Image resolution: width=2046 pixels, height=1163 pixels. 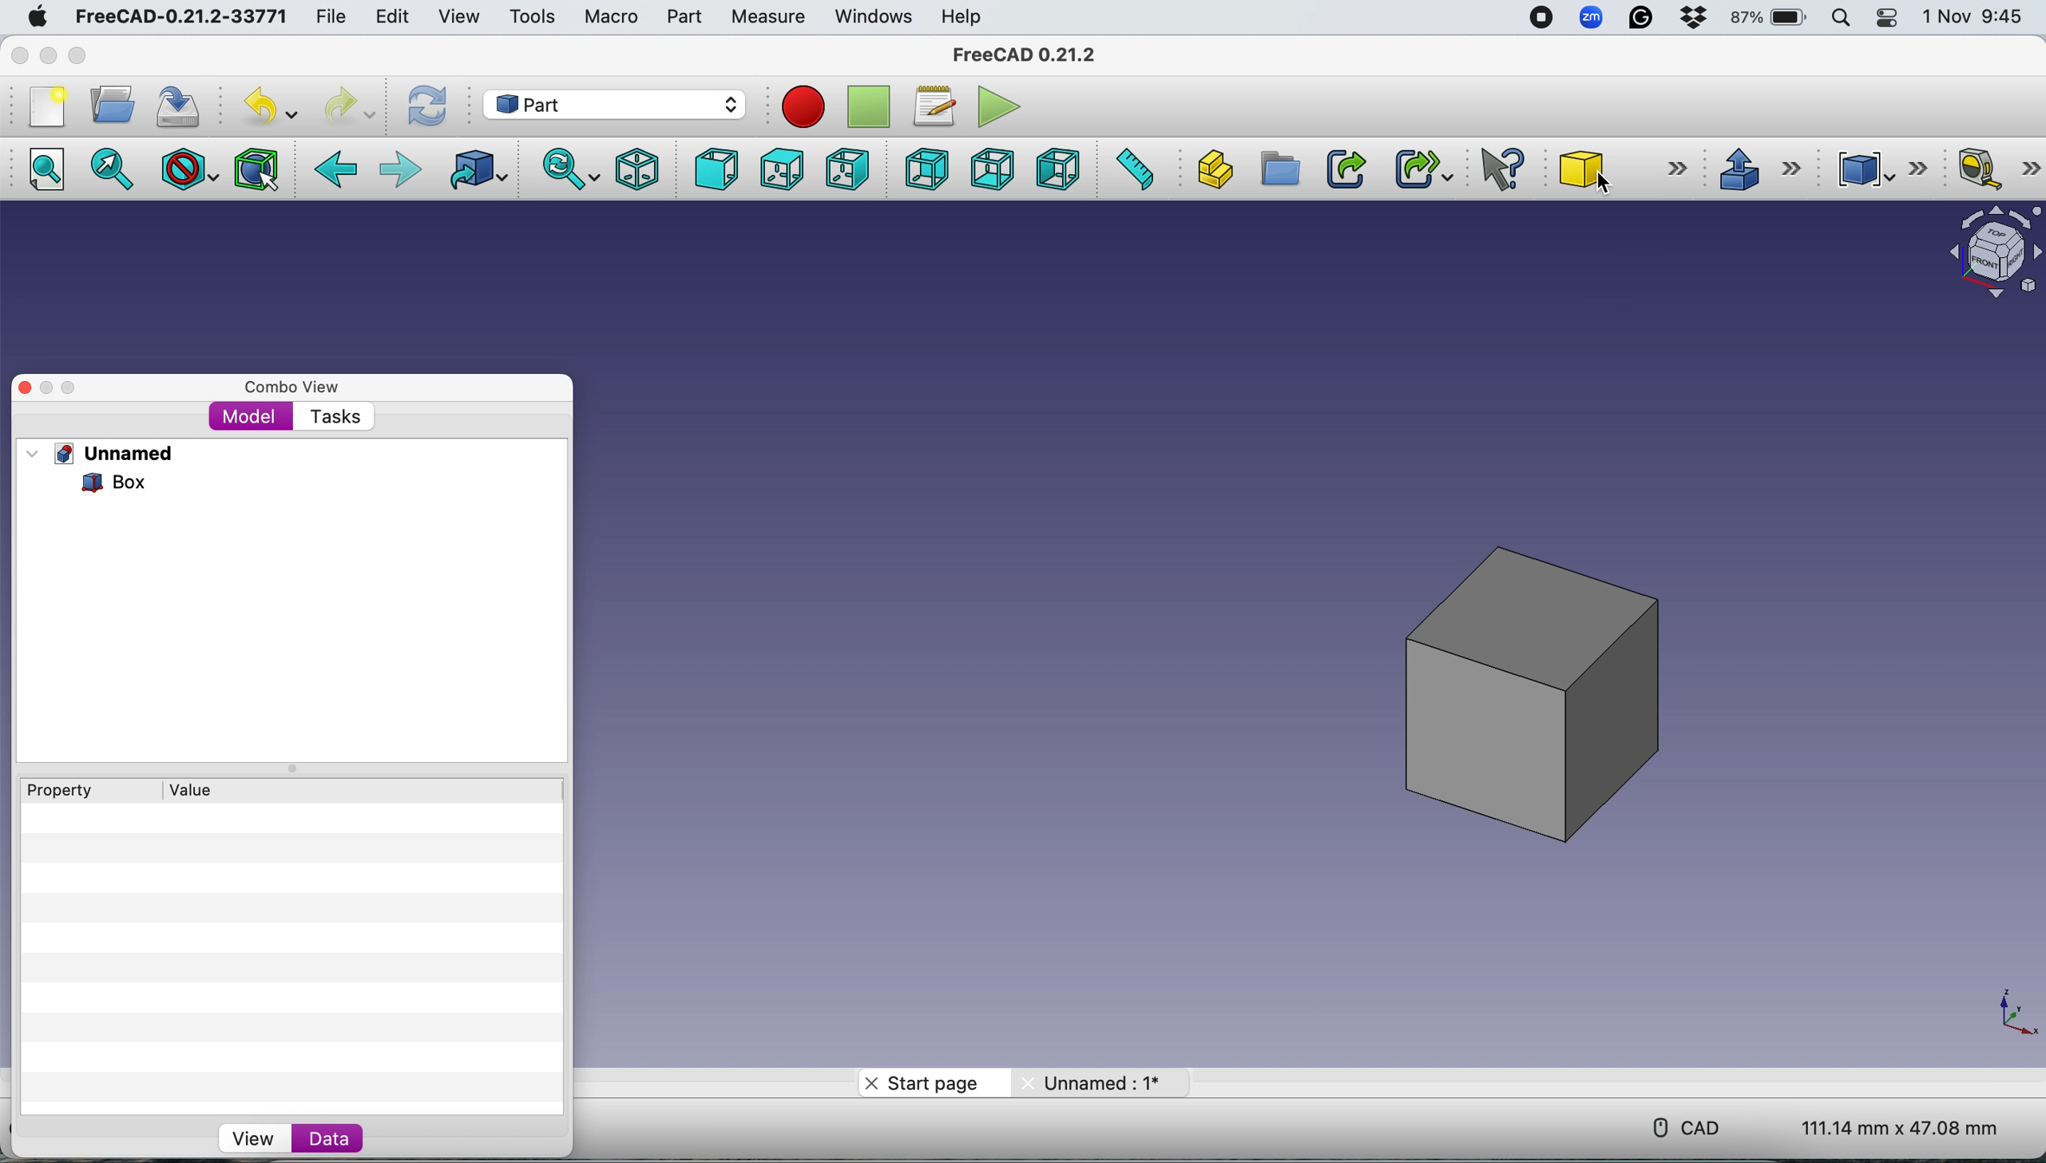 What do you see at coordinates (1888, 1125) in the screenshot?
I see `111.14 mm x 47.08 mm` at bounding box center [1888, 1125].